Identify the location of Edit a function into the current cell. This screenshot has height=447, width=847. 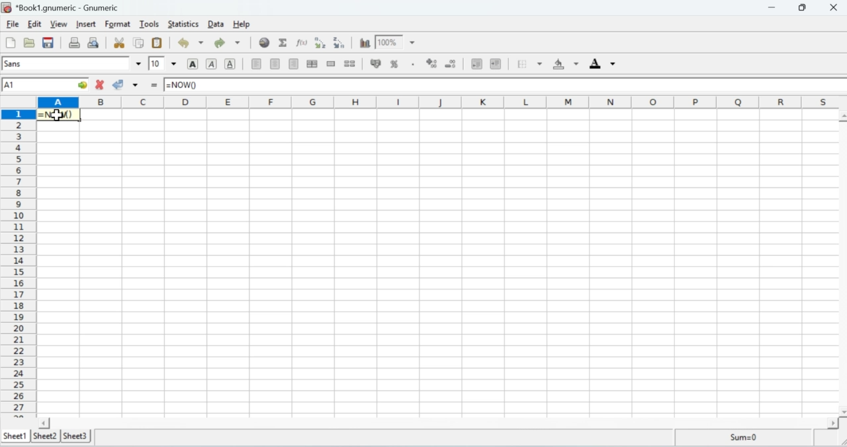
(302, 43).